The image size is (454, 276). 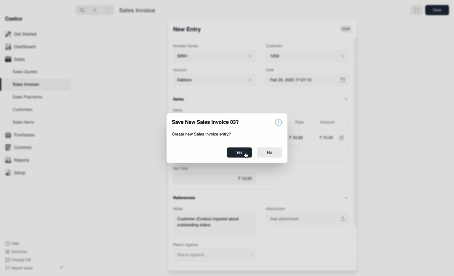 I want to click on 1 Purchases, so click(x=22, y=135).